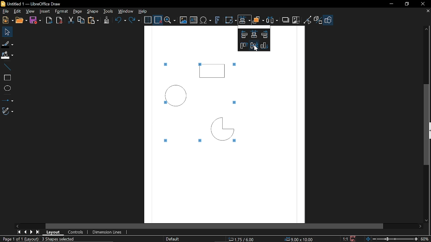 This screenshot has height=242, width=431. I want to click on last page, so click(37, 232).